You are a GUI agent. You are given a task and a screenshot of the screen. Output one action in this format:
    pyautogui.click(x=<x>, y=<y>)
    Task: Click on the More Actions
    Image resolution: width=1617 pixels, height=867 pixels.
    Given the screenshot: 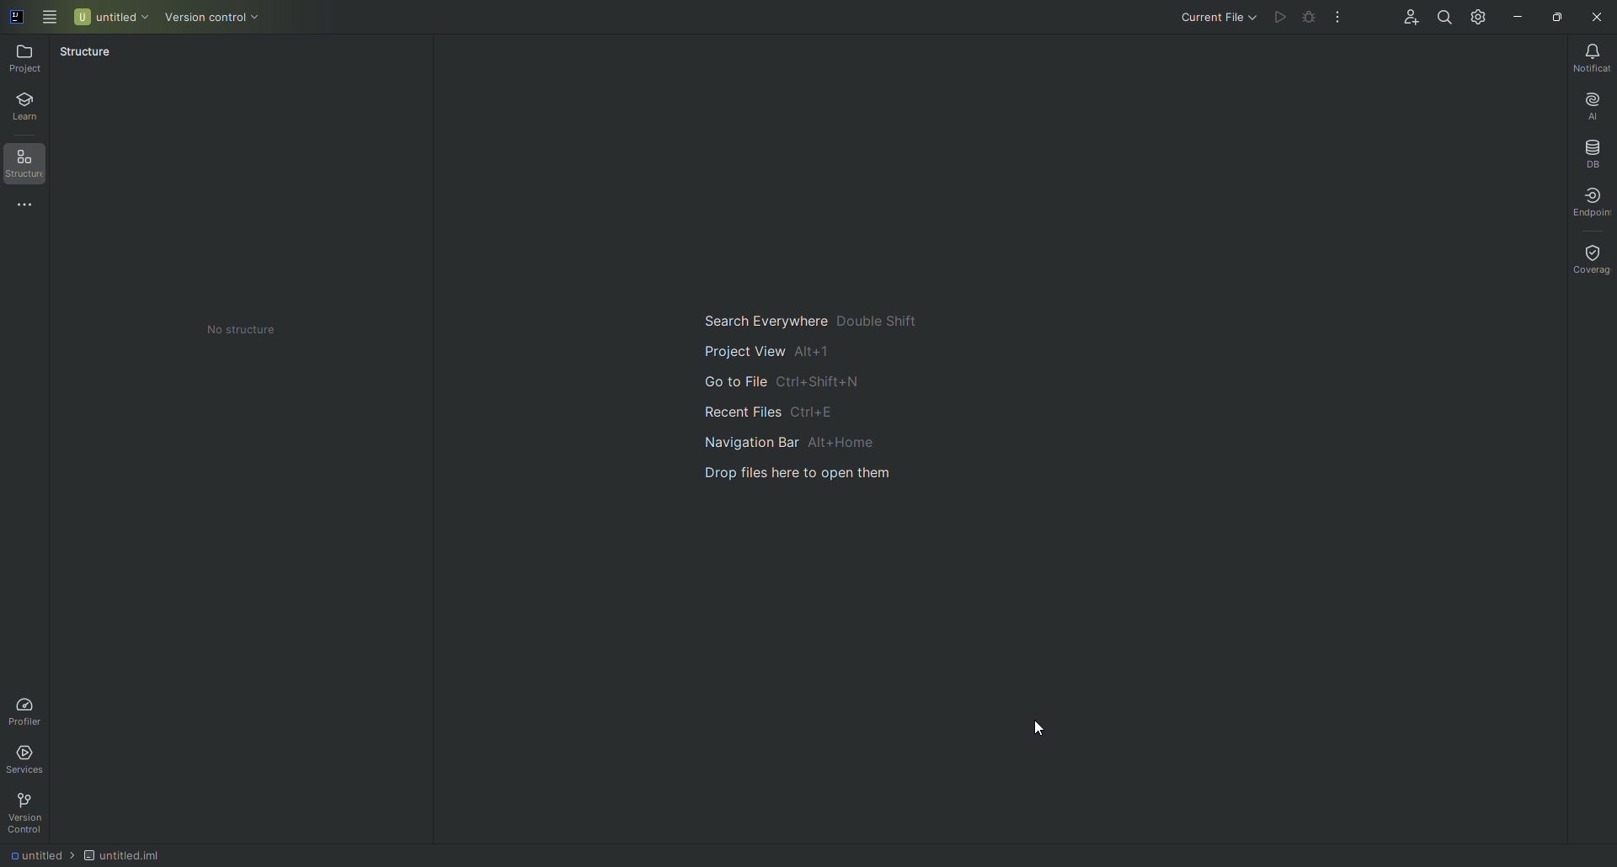 What is the action you would take?
    pyautogui.click(x=1338, y=19)
    